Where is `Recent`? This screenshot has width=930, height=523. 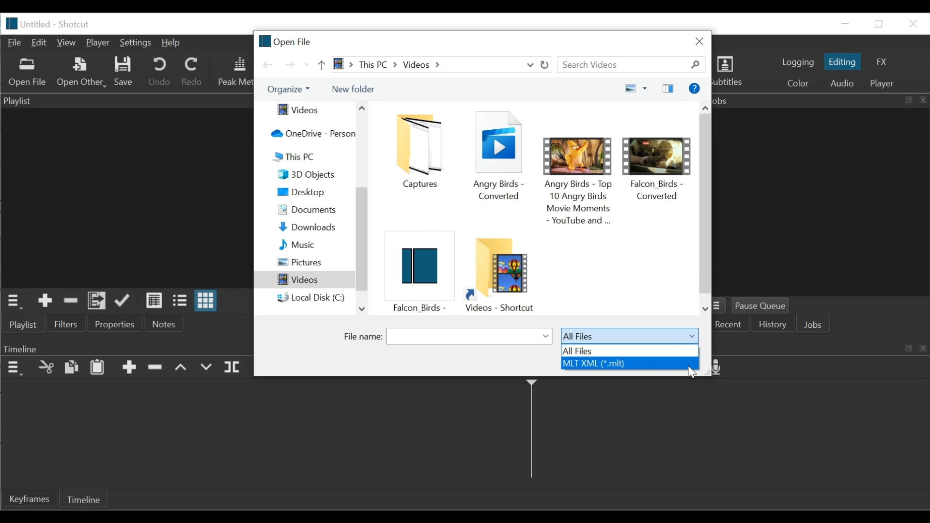
Recent is located at coordinates (730, 325).